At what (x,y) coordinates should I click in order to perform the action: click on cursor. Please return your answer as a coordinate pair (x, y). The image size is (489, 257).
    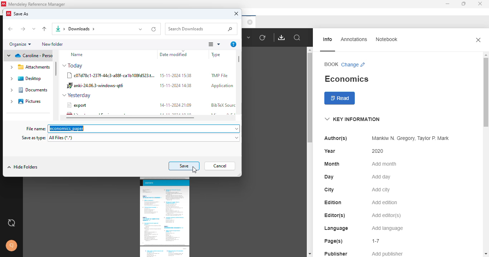
    Looking at the image, I should click on (195, 170).